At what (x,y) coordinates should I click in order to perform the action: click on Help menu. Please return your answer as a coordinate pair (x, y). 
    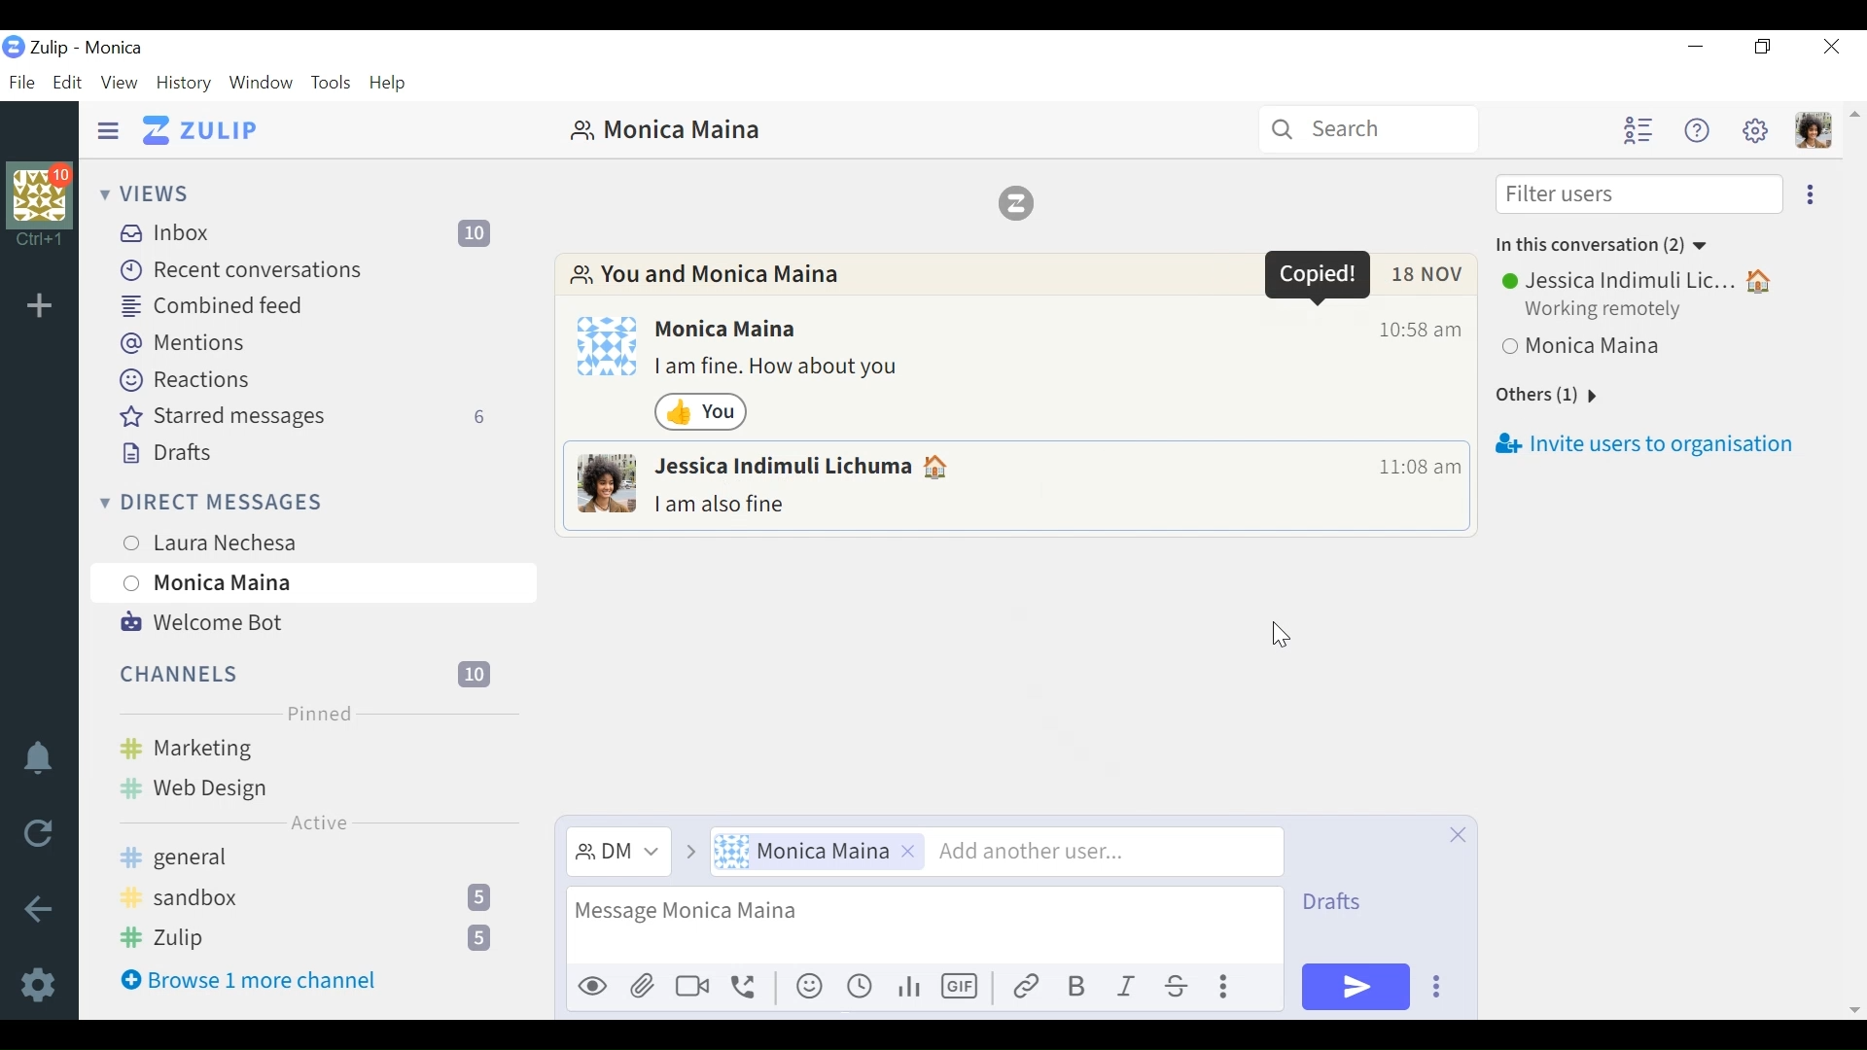
    Looking at the image, I should click on (1697, 132).